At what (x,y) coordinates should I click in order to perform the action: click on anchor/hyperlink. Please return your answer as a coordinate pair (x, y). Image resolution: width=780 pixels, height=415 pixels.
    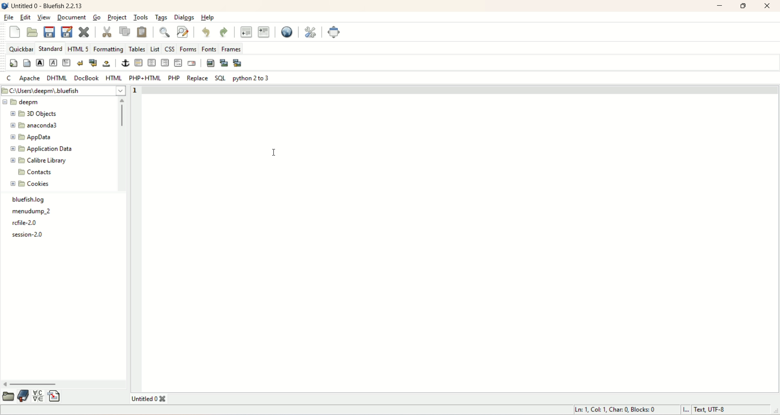
    Looking at the image, I should click on (123, 63).